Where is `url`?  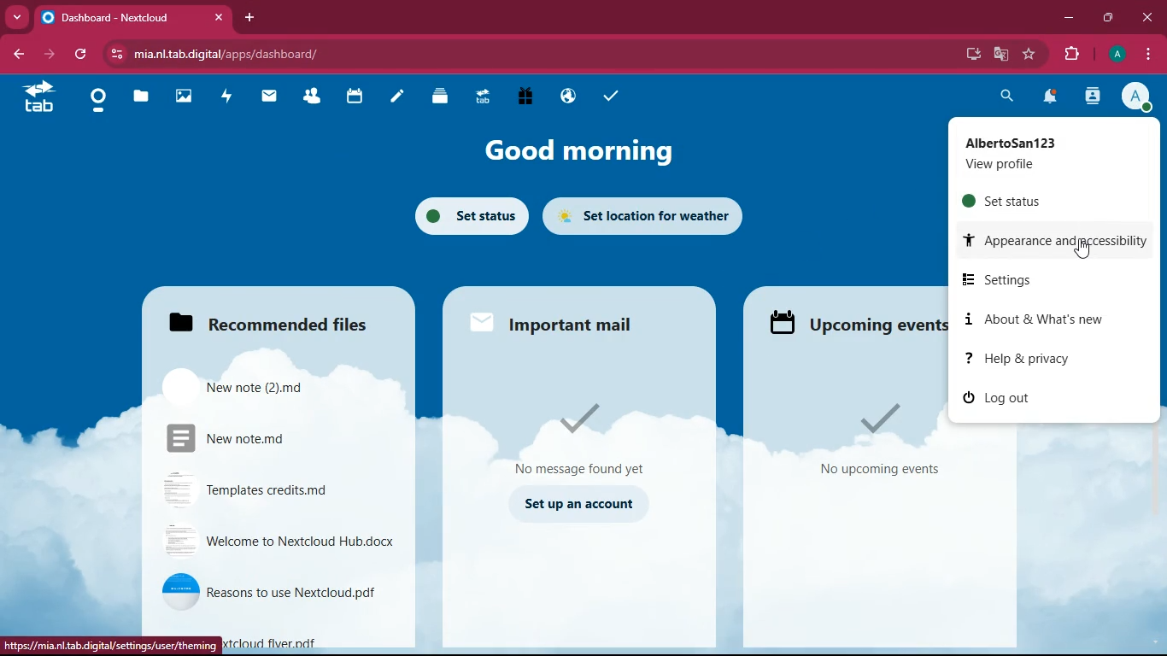
url is located at coordinates (265, 56).